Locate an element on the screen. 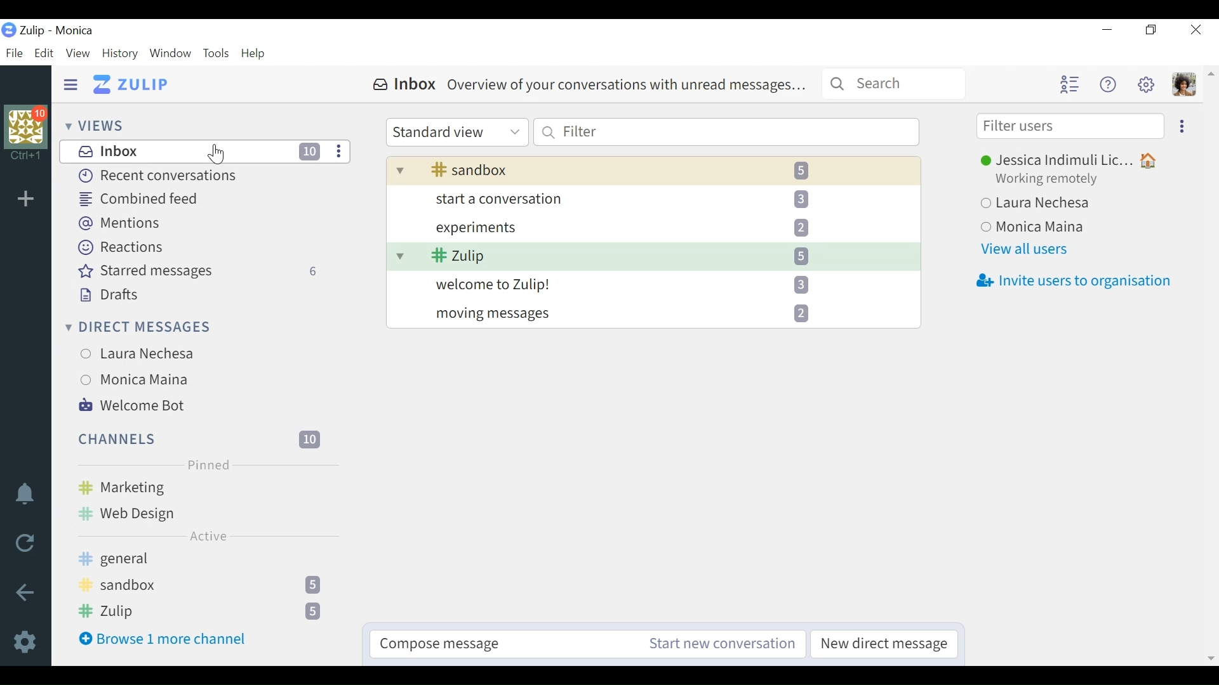 This screenshot has height=685, width=1219. Close is located at coordinates (1196, 30).